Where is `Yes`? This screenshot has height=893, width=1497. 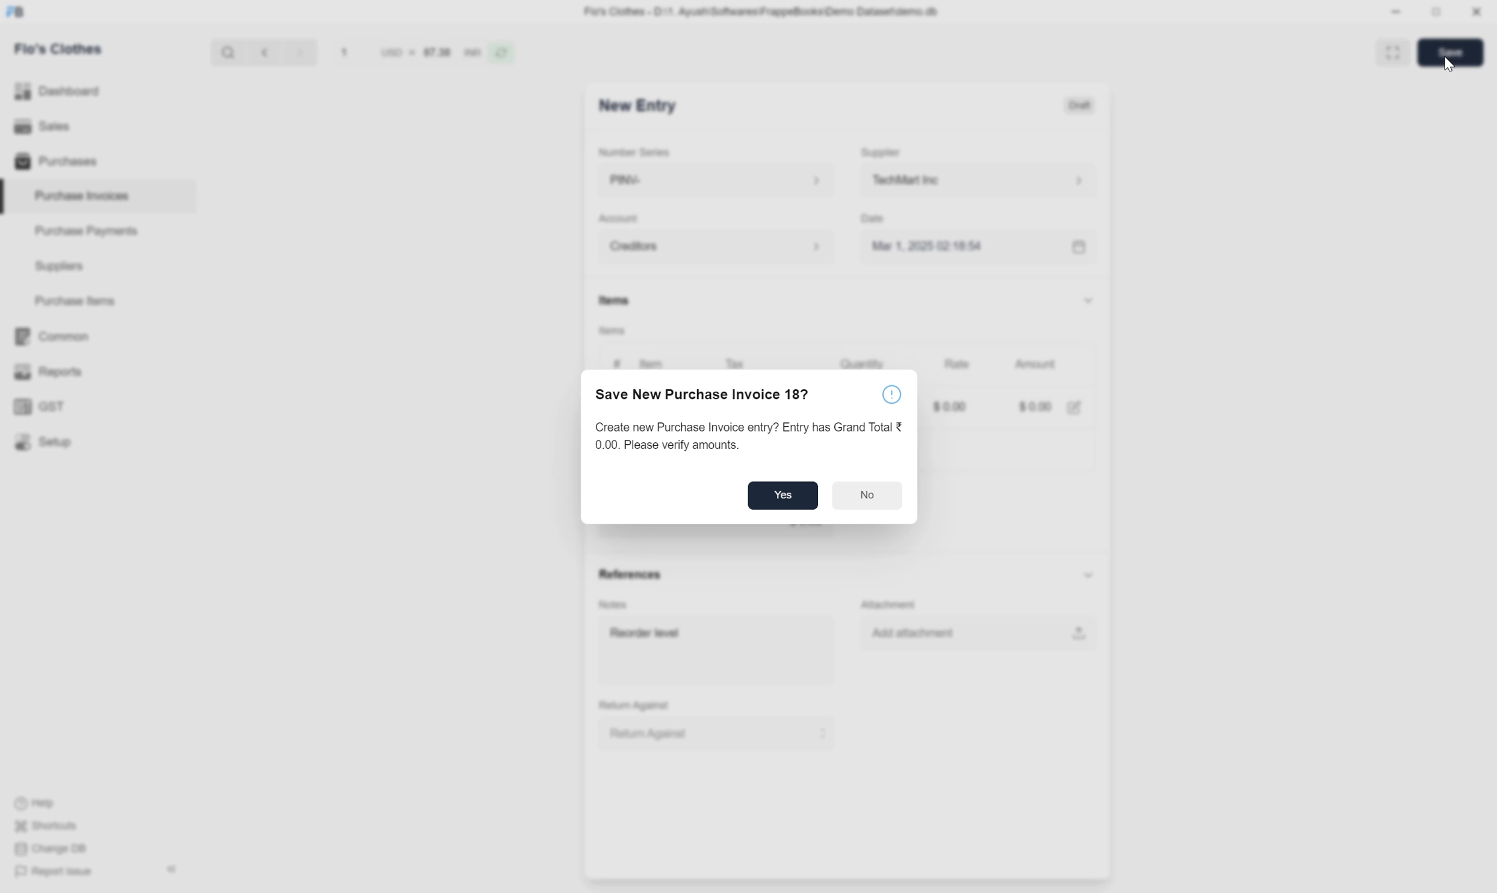
Yes is located at coordinates (784, 496).